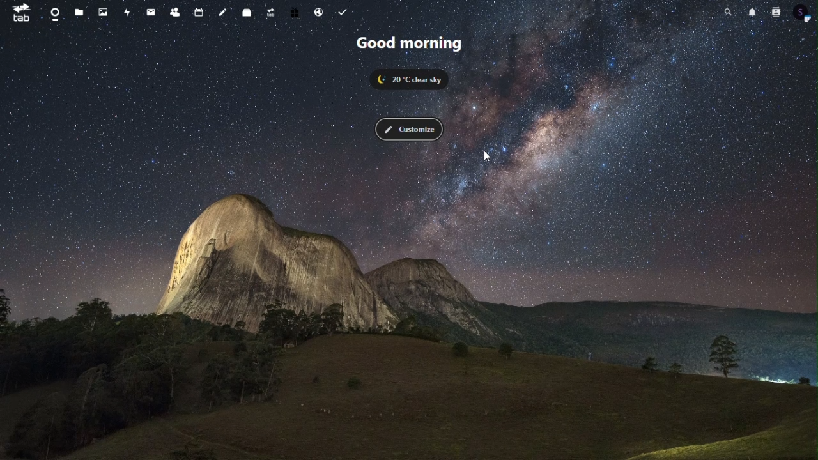  What do you see at coordinates (152, 13) in the screenshot?
I see `message` at bounding box center [152, 13].